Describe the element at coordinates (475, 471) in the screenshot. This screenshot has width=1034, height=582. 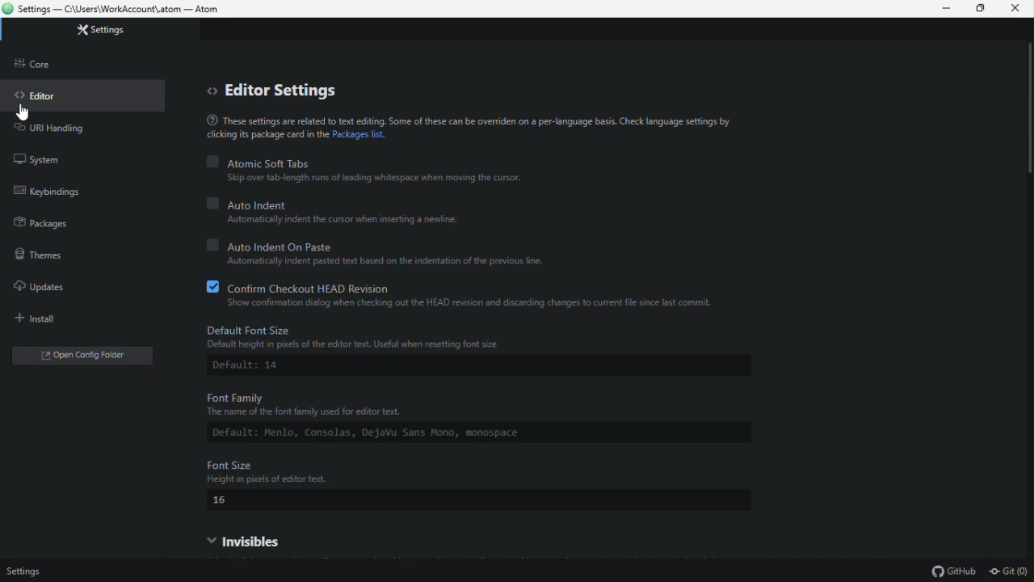
I see `Font Size
Height in pixels of editor text,` at that location.